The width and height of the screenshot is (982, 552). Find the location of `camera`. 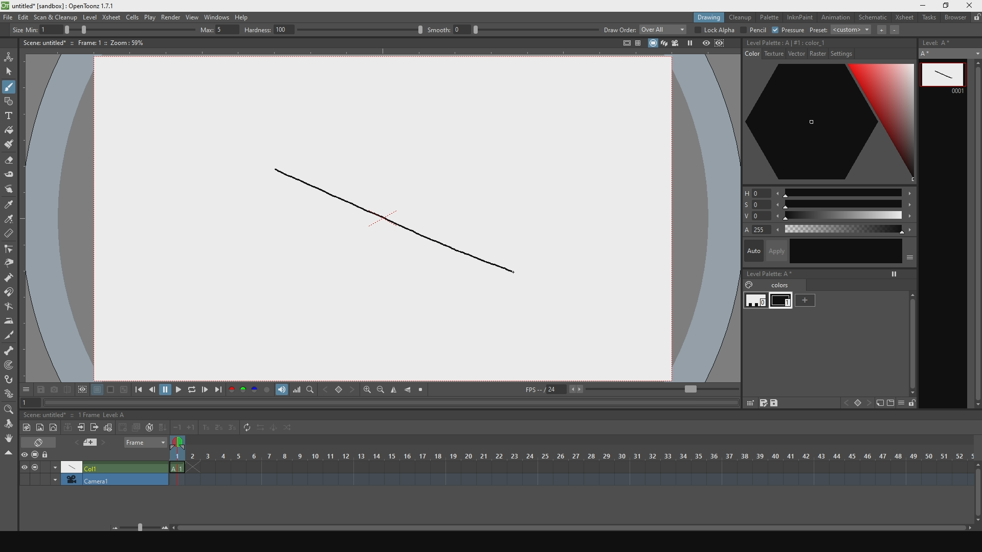

camera is located at coordinates (96, 479).